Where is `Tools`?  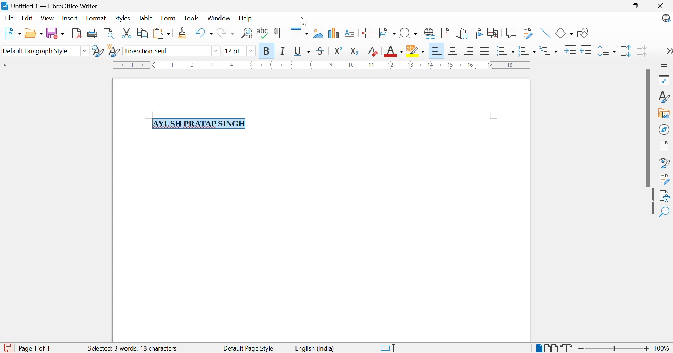
Tools is located at coordinates (192, 18).